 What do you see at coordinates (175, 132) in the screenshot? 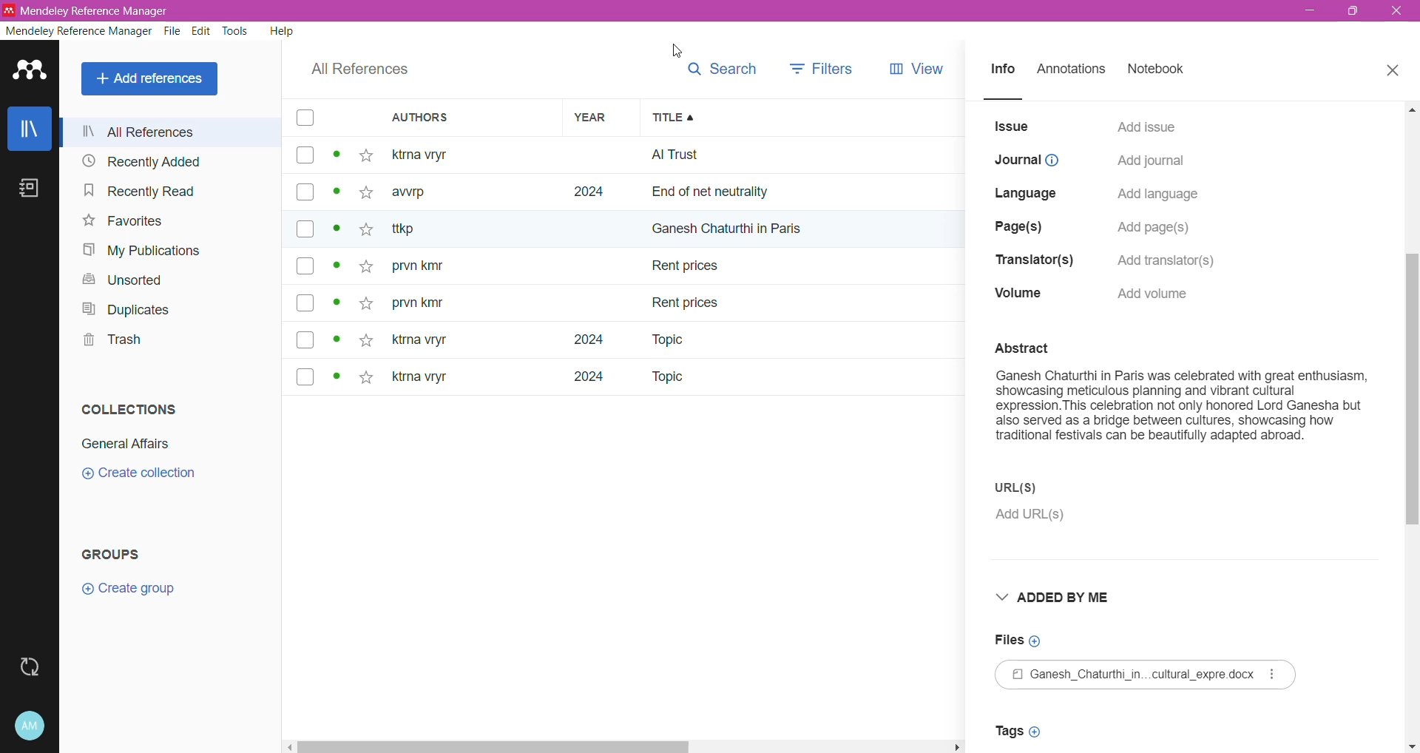
I see `All References` at bounding box center [175, 132].